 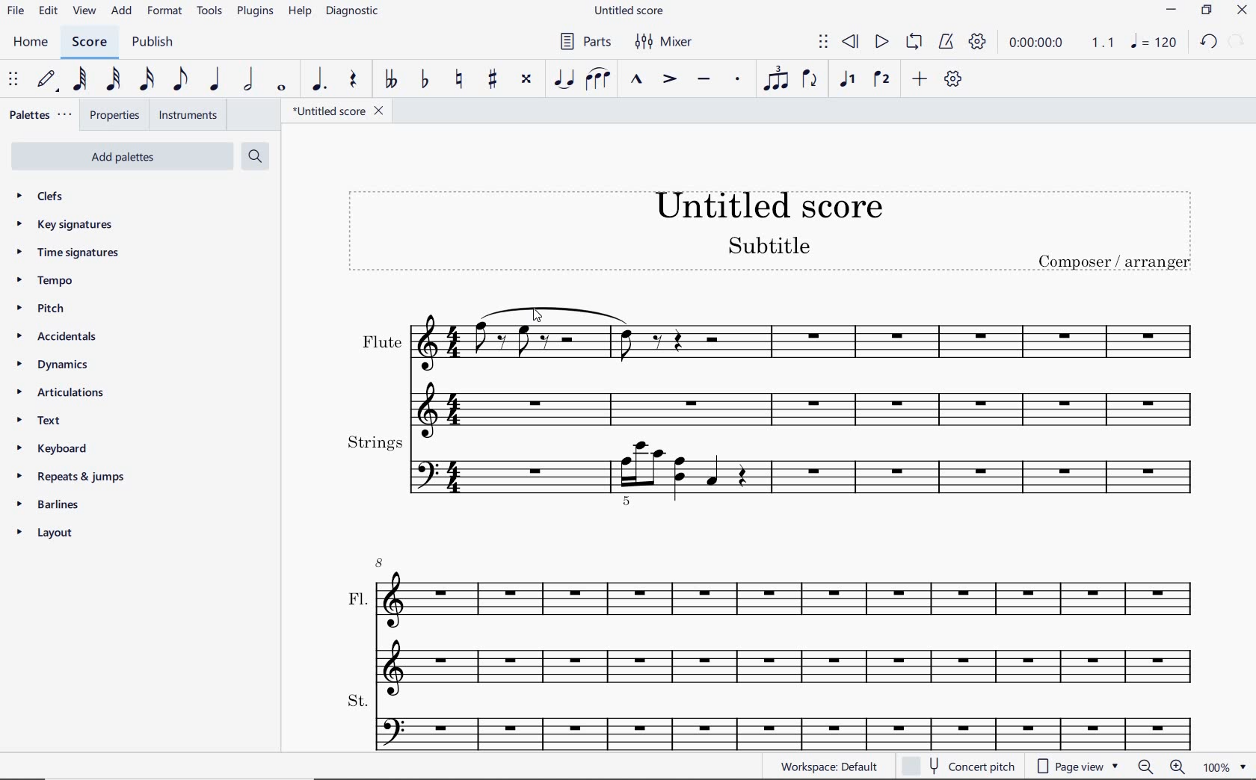 What do you see at coordinates (182, 78) in the screenshot?
I see `EIGHTH NOTE` at bounding box center [182, 78].